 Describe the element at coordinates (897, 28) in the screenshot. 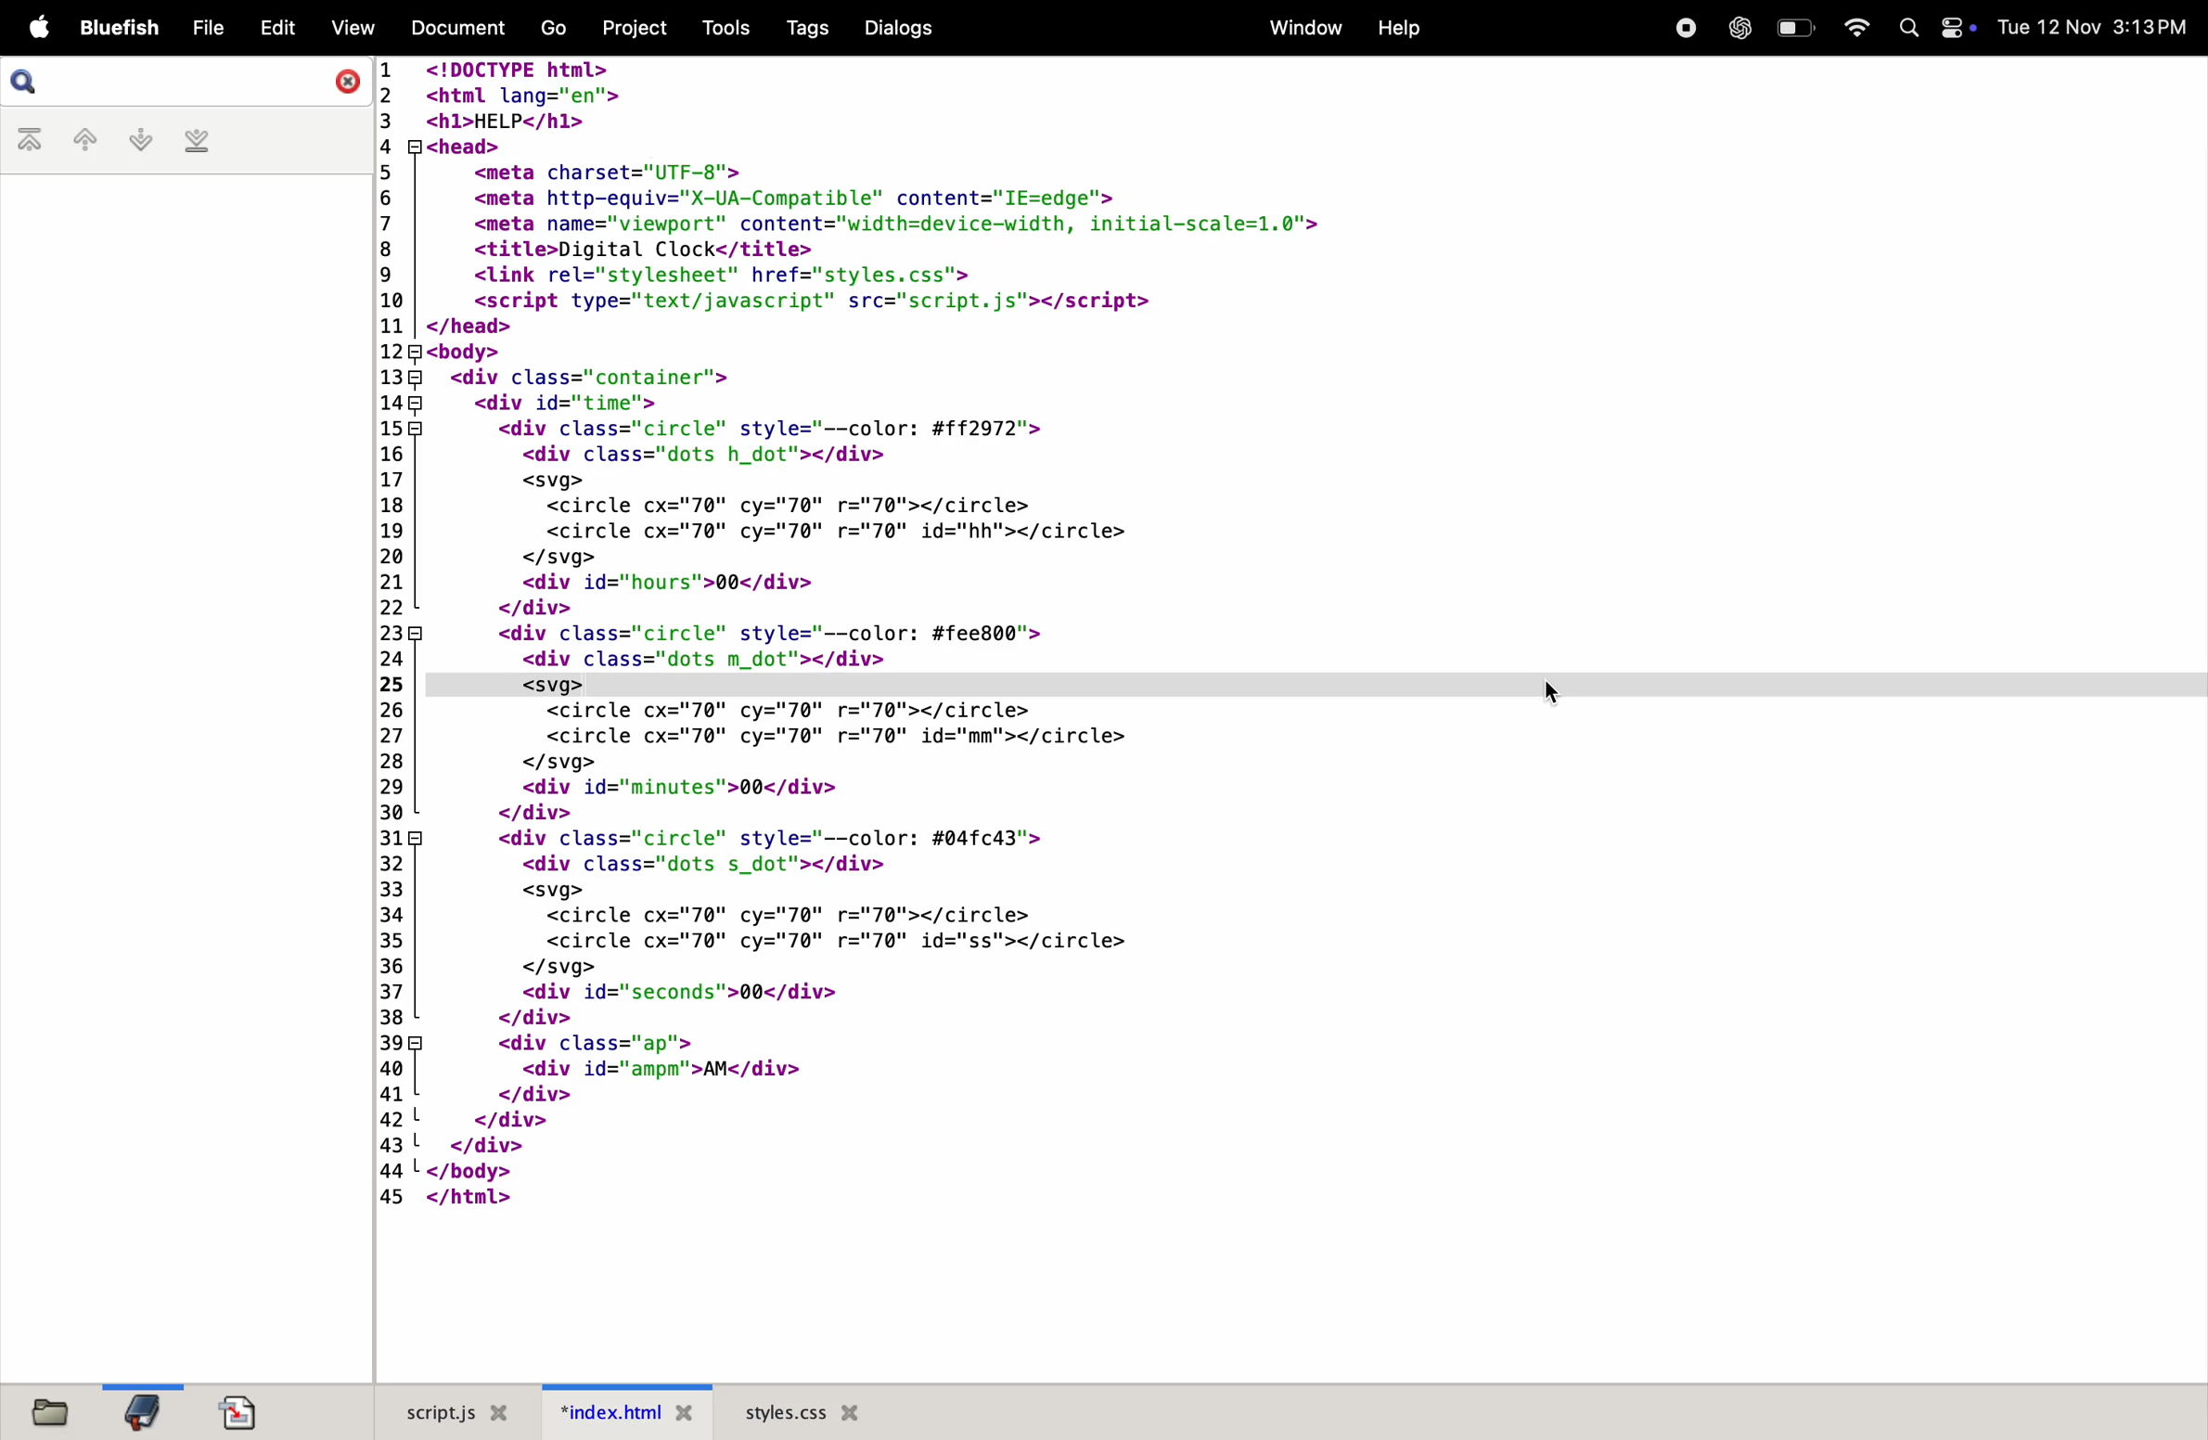

I see `dialogs` at that location.